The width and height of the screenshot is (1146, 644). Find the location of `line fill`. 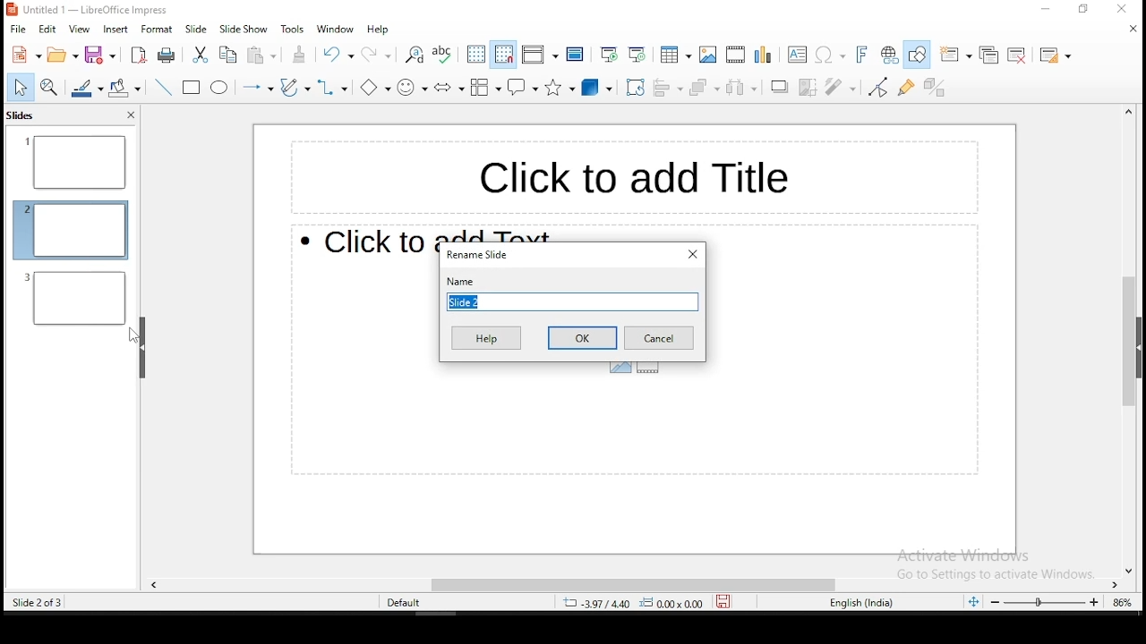

line fill is located at coordinates (85, 88).